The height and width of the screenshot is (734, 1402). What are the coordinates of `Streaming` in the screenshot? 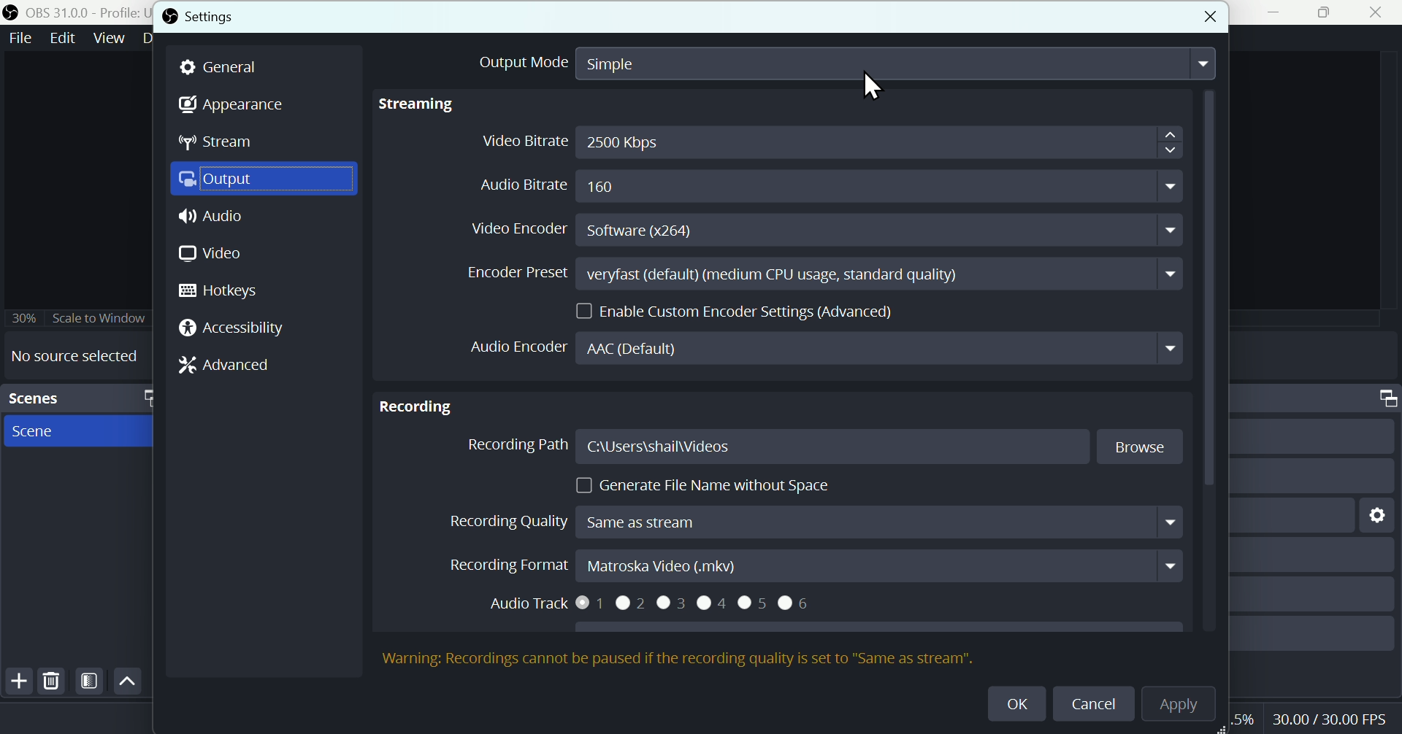 It's located at (462, 109).